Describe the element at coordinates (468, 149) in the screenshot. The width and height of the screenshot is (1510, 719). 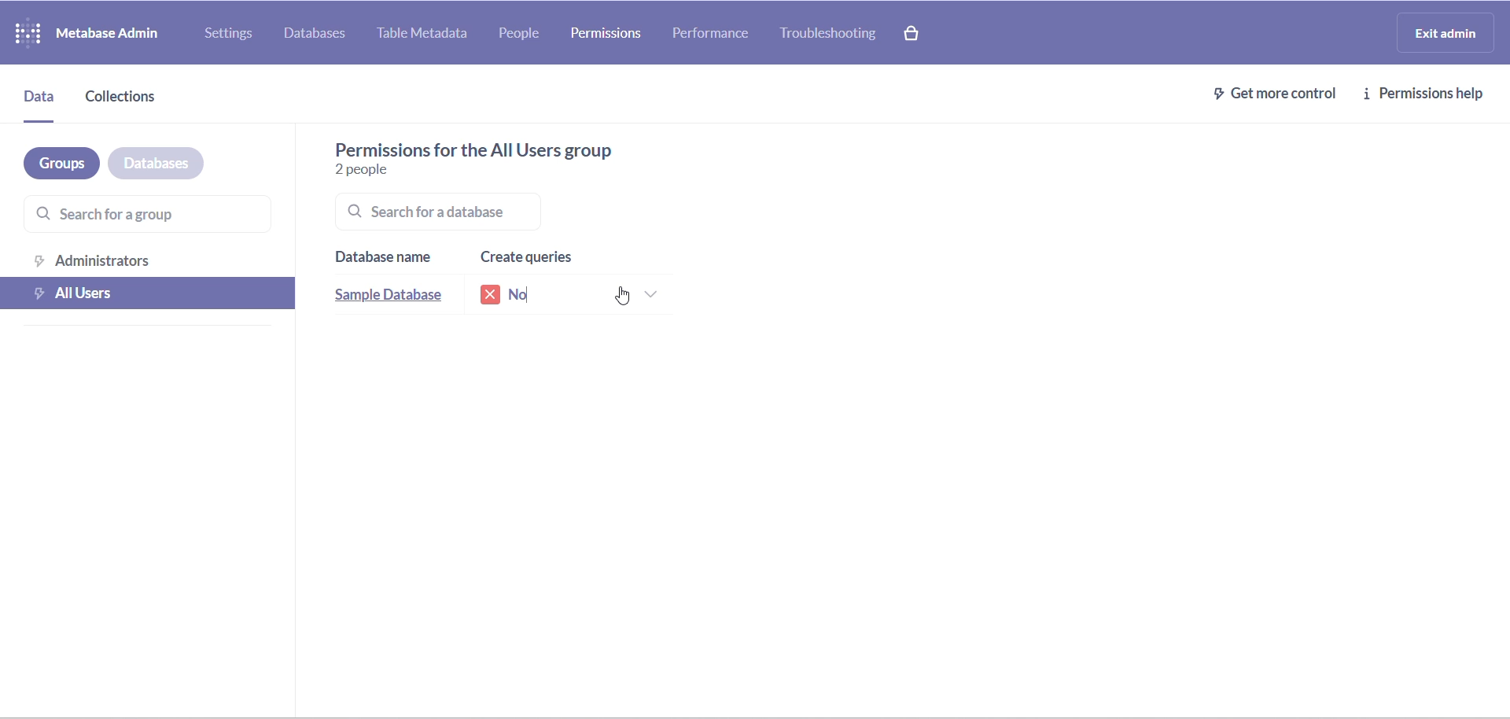
I see `text` at that location.